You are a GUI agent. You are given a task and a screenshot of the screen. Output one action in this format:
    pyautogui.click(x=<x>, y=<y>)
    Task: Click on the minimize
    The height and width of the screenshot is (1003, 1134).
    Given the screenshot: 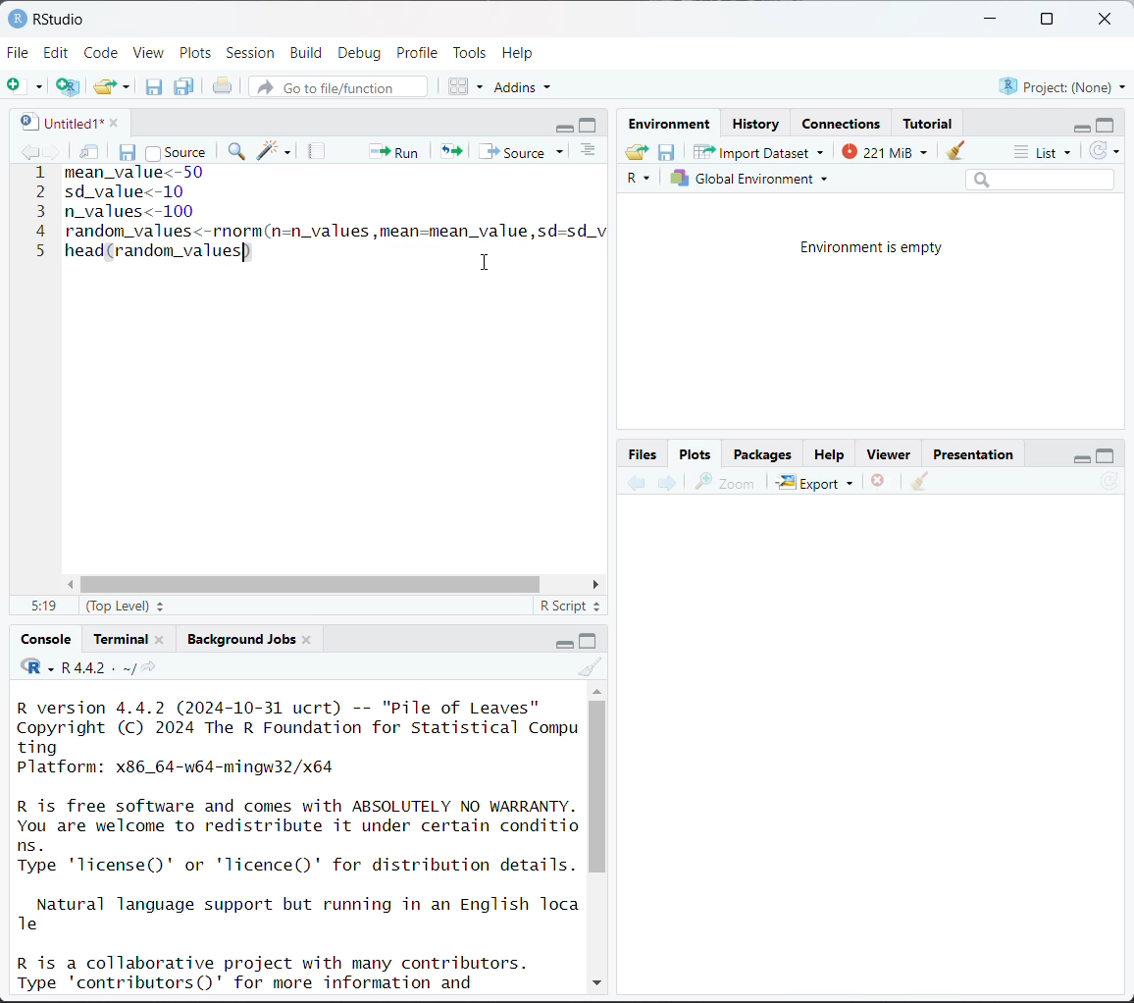 What is the action you would take?
    pyautogui.click(x=560, y=642)
    